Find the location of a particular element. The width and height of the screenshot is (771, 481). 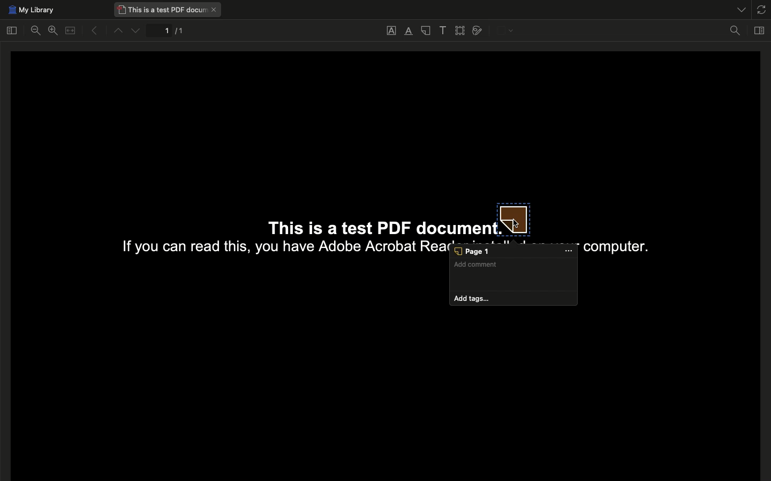

Add tags is located at coordinates (514, 299).